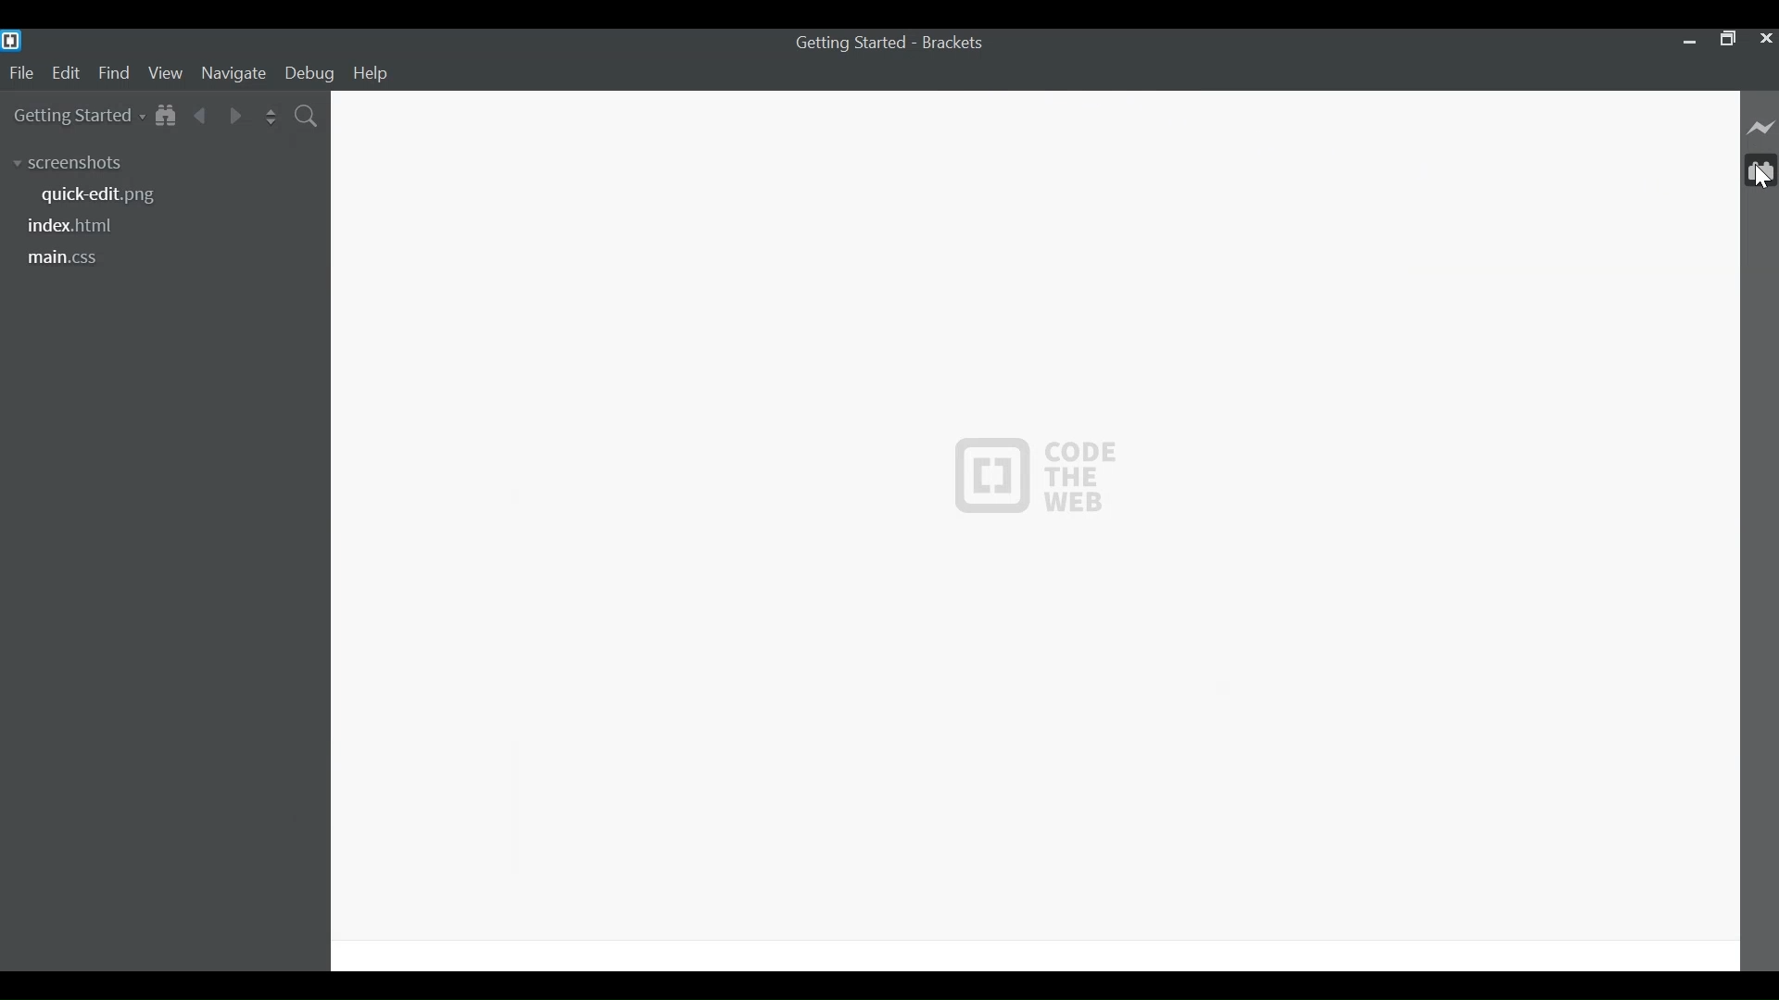 Image resolution: width=1779 pixels, height=1000 pixels. What do you see at coordinates (373, 73) in the screenshot?
I see `Help` at bounding box center [373, 73].